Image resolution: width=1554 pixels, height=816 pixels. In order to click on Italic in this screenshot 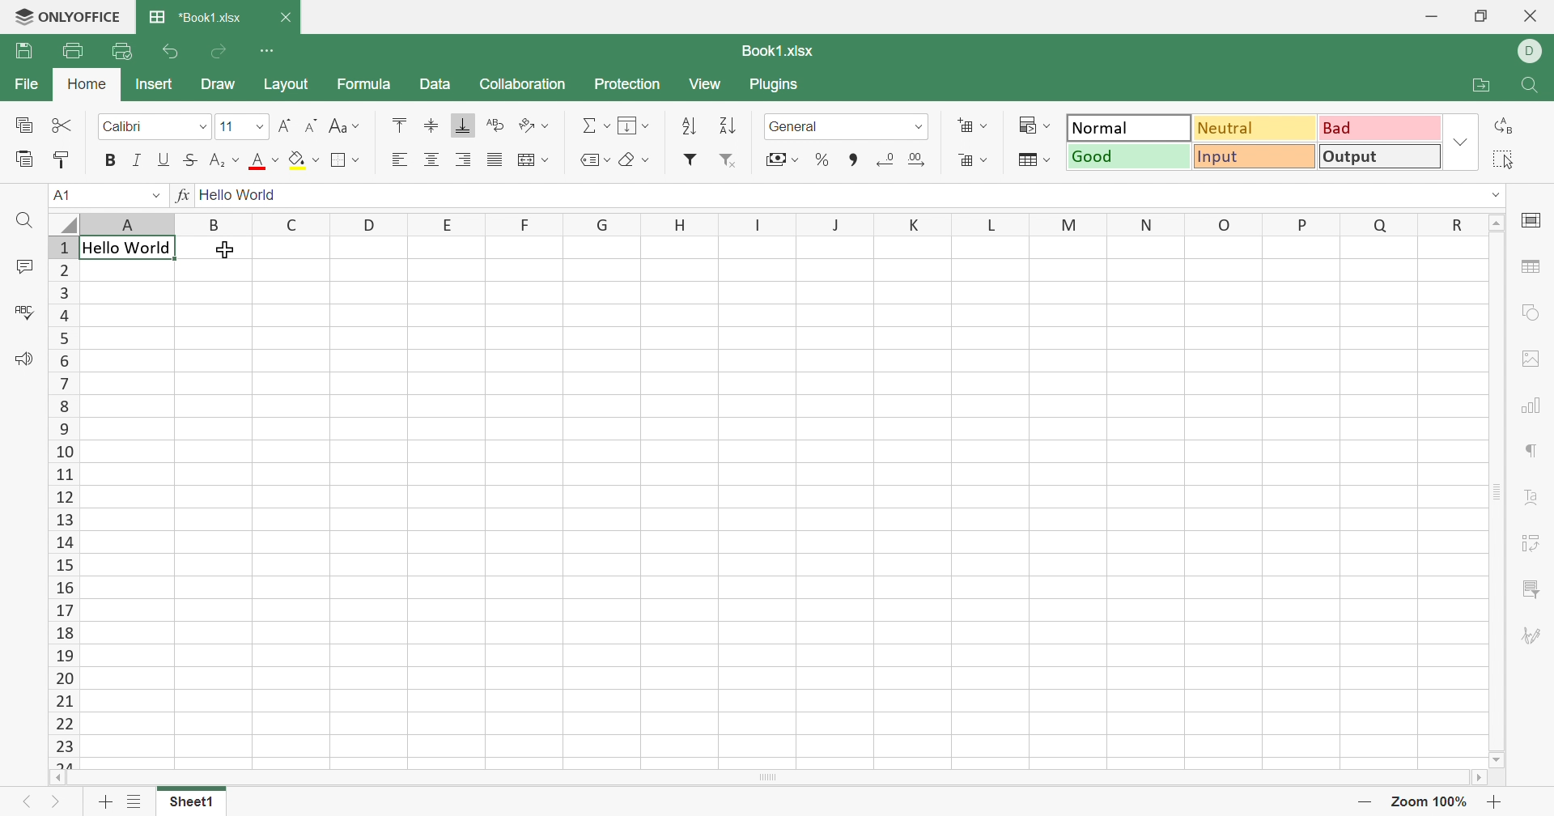, I will do `click(138, 162)`.